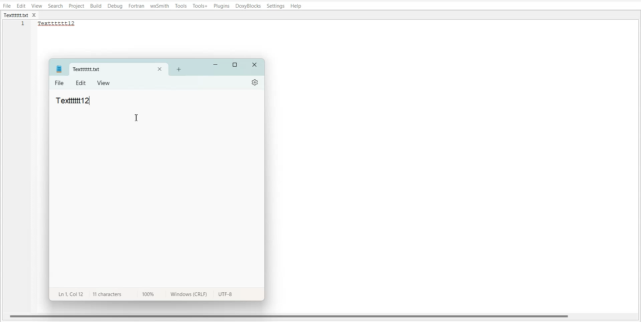 The image size is (641, 322). What do you see at coordinates (225, 295) in the screenshot?
I see `UTF-8` at bounding box center [225, 295].